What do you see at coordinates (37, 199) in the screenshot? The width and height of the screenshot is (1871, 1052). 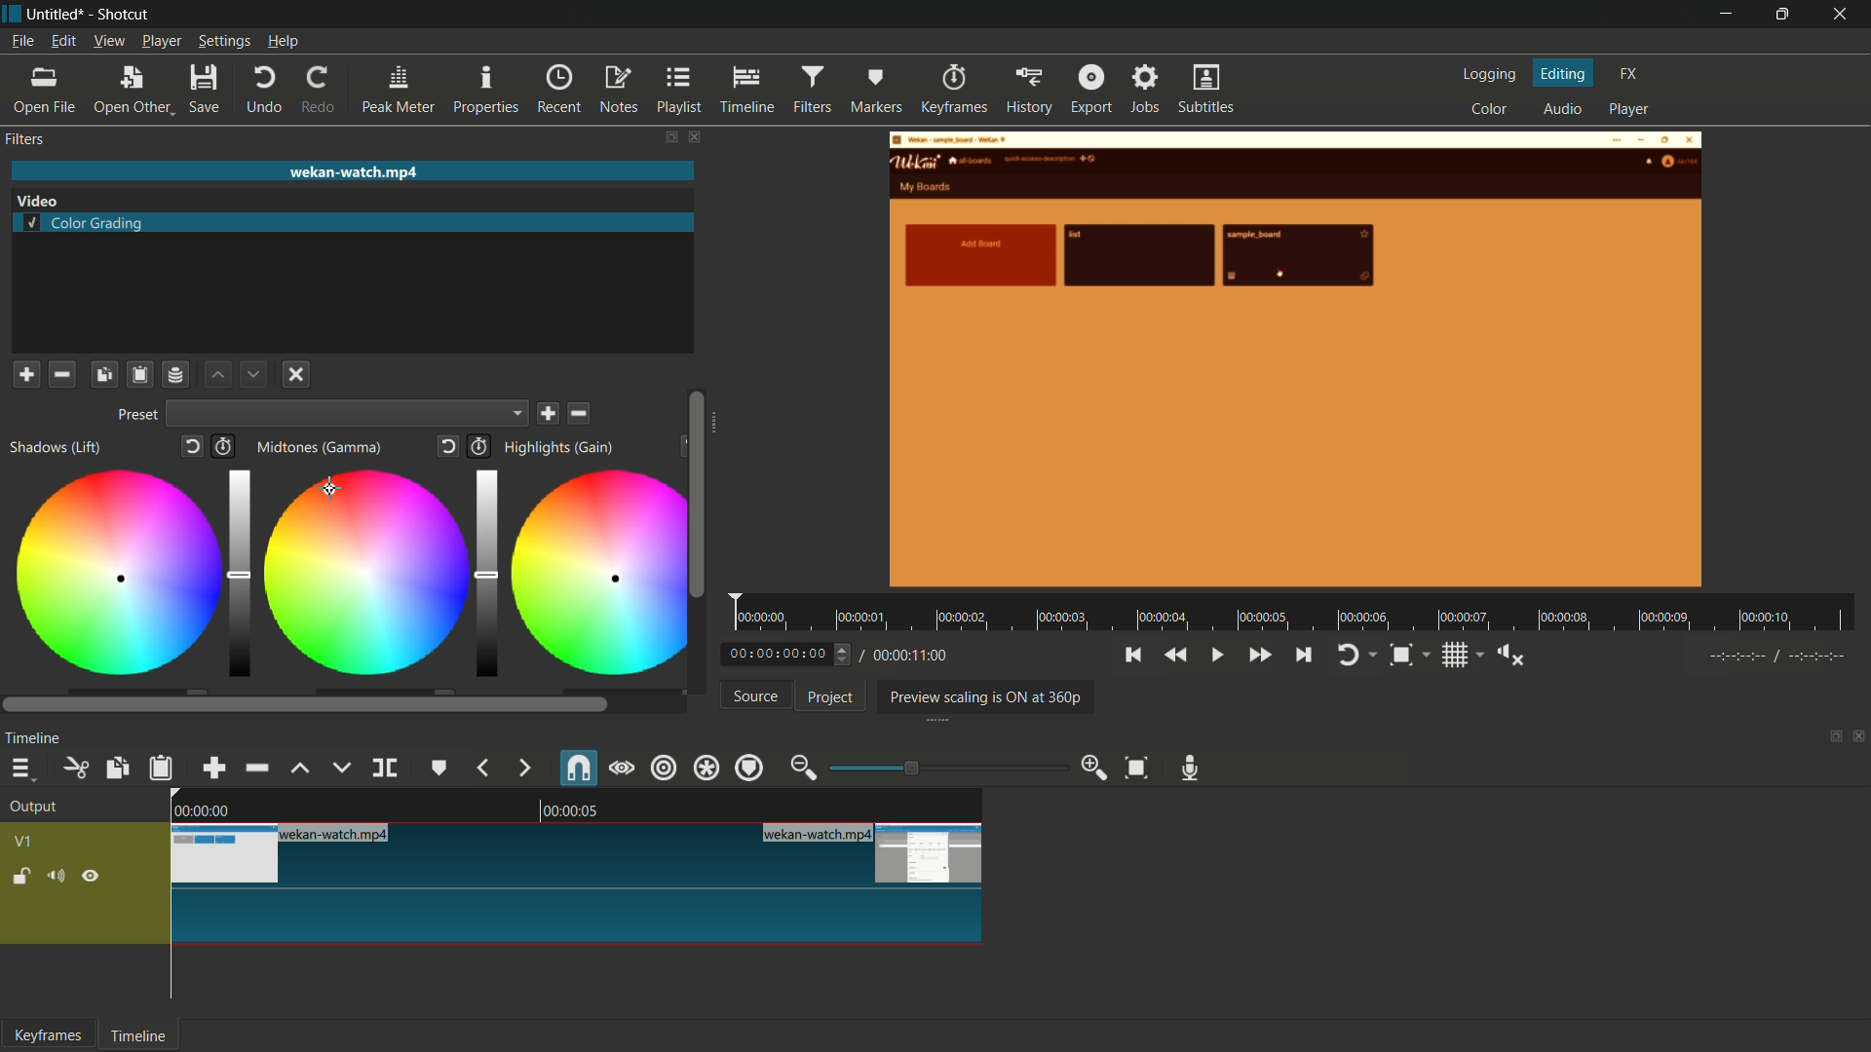 I see `color grading` at bounding box center [37, 199].